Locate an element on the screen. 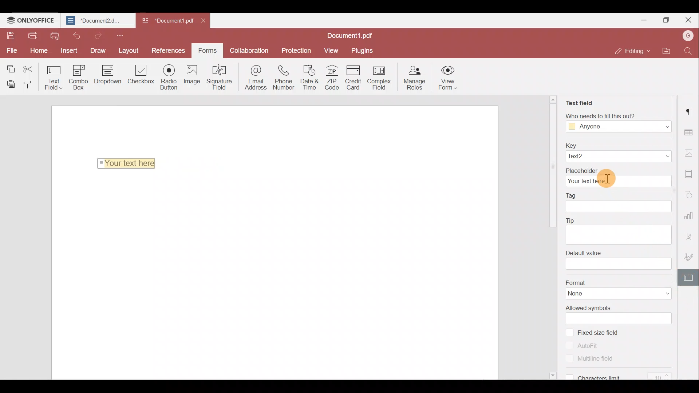 The height and width of the screenshot is (393, 699). tip filed is located at coordinates (617, 234).